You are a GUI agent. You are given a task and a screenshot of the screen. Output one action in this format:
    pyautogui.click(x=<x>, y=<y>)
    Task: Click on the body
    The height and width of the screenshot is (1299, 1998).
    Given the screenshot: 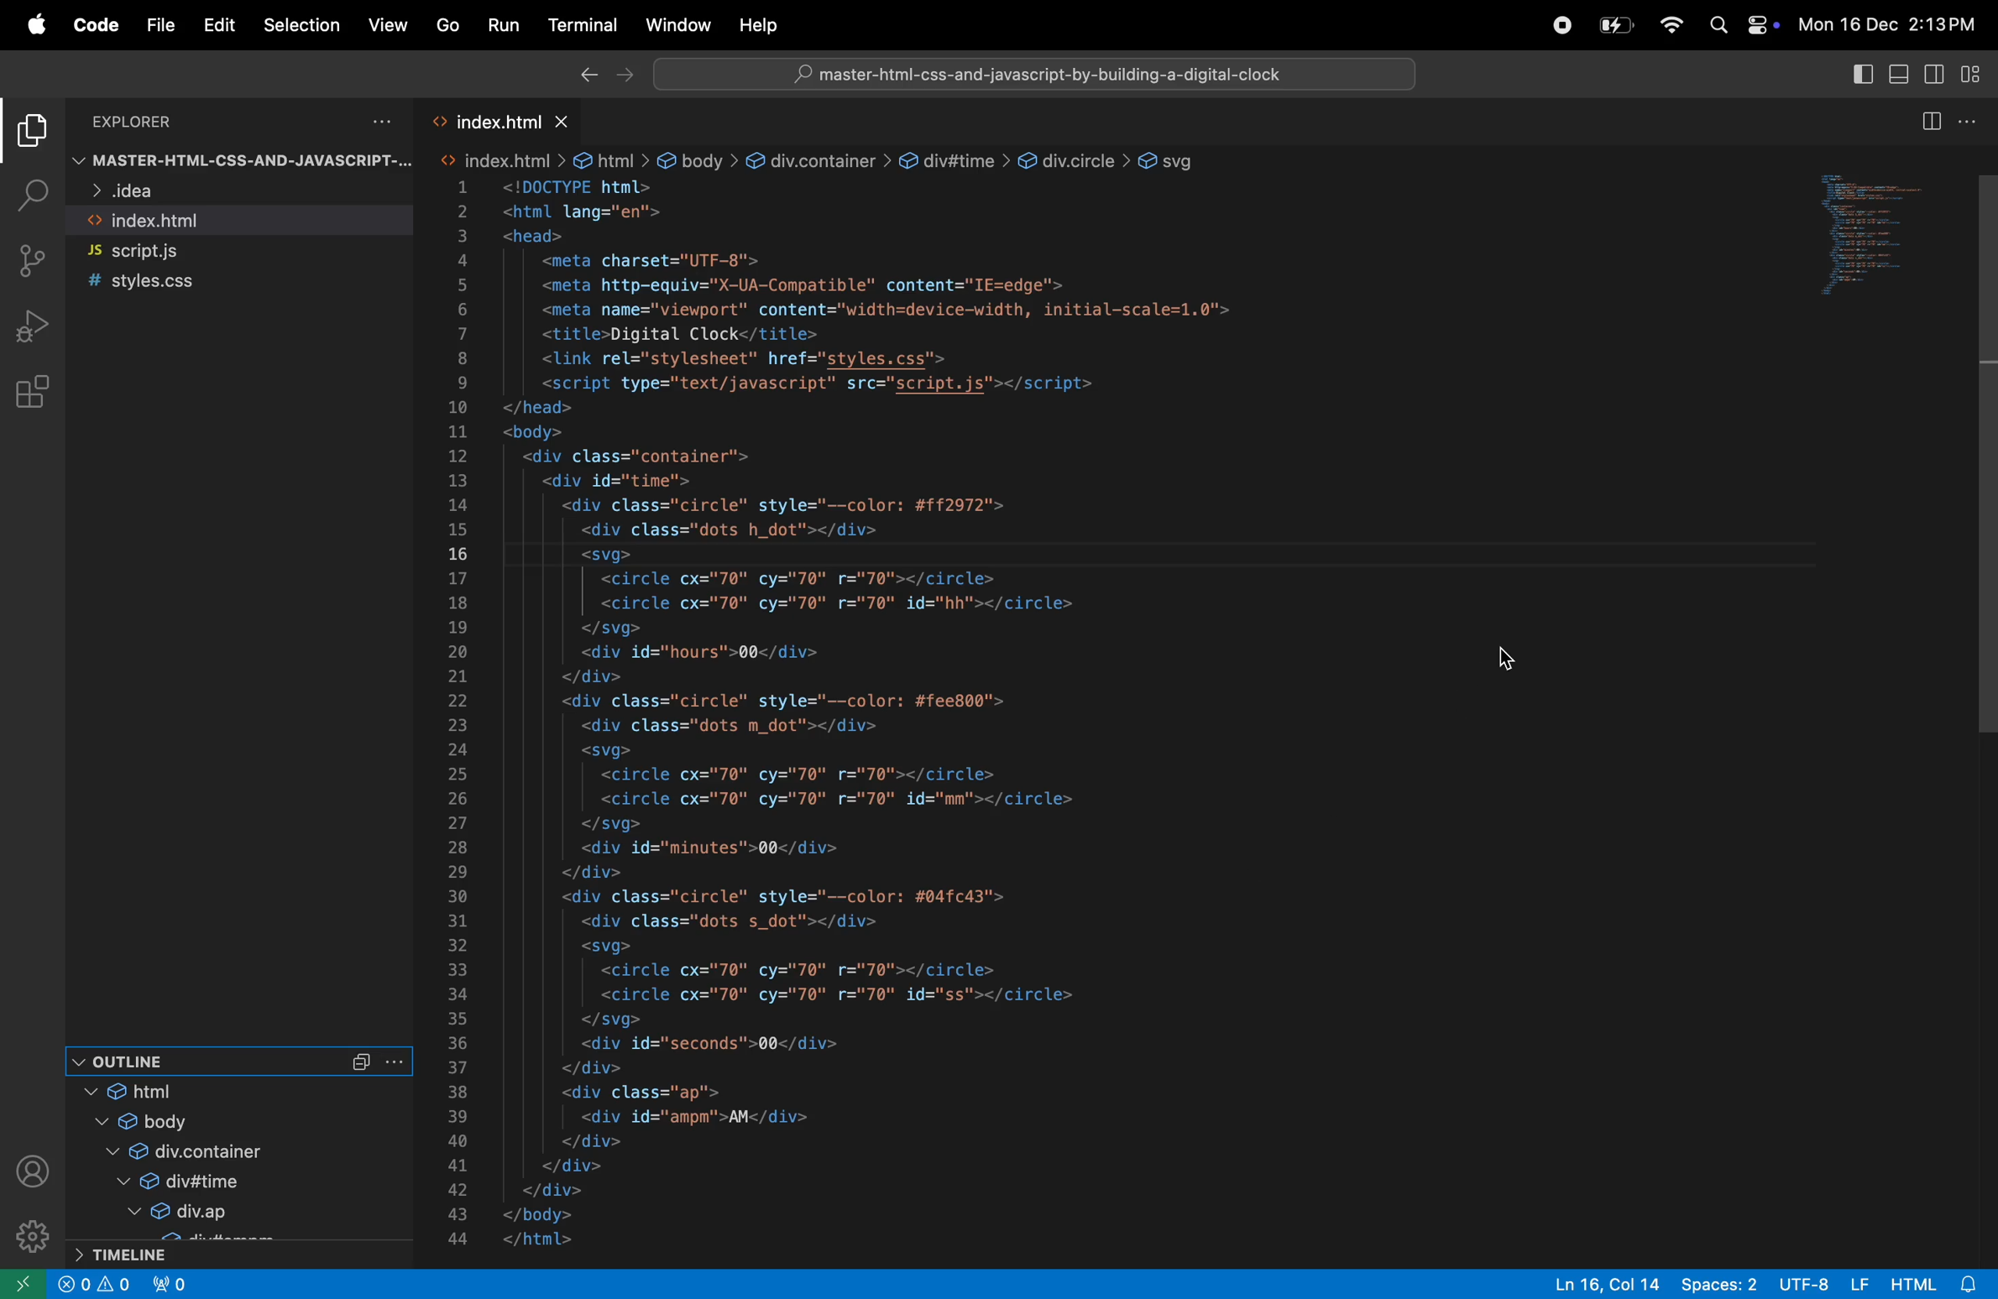 What is the action you would take?
    pyautogui.click(x=187, y=1122)
    